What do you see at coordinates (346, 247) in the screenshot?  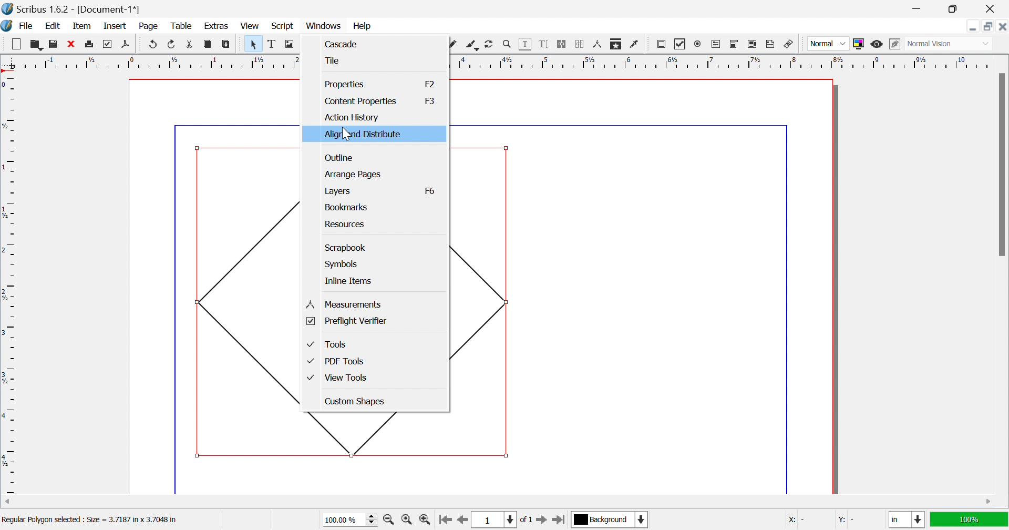 I see `Scrapbook` at bounding box center [346, 247].